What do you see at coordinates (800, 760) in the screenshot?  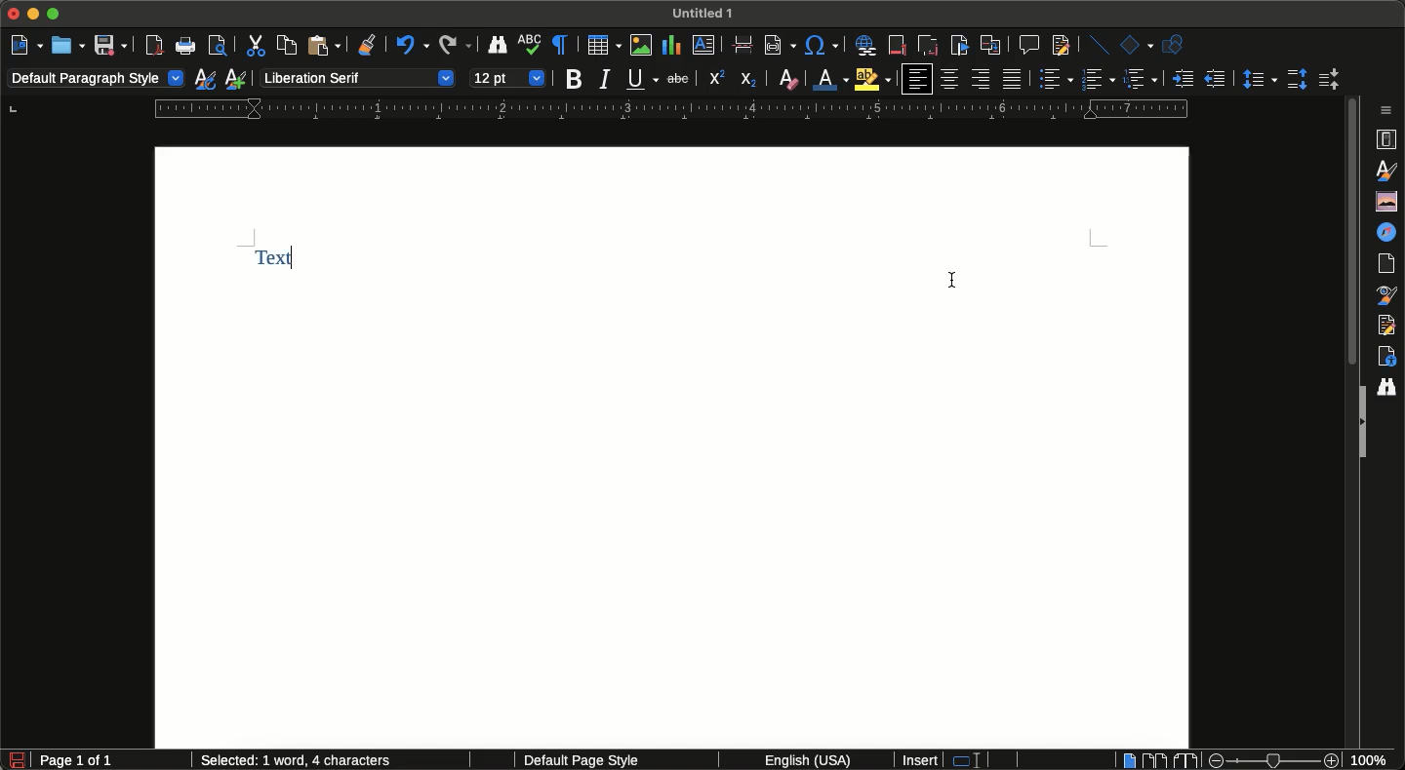 I see `English (USA)` at bounding box center [800, 760].